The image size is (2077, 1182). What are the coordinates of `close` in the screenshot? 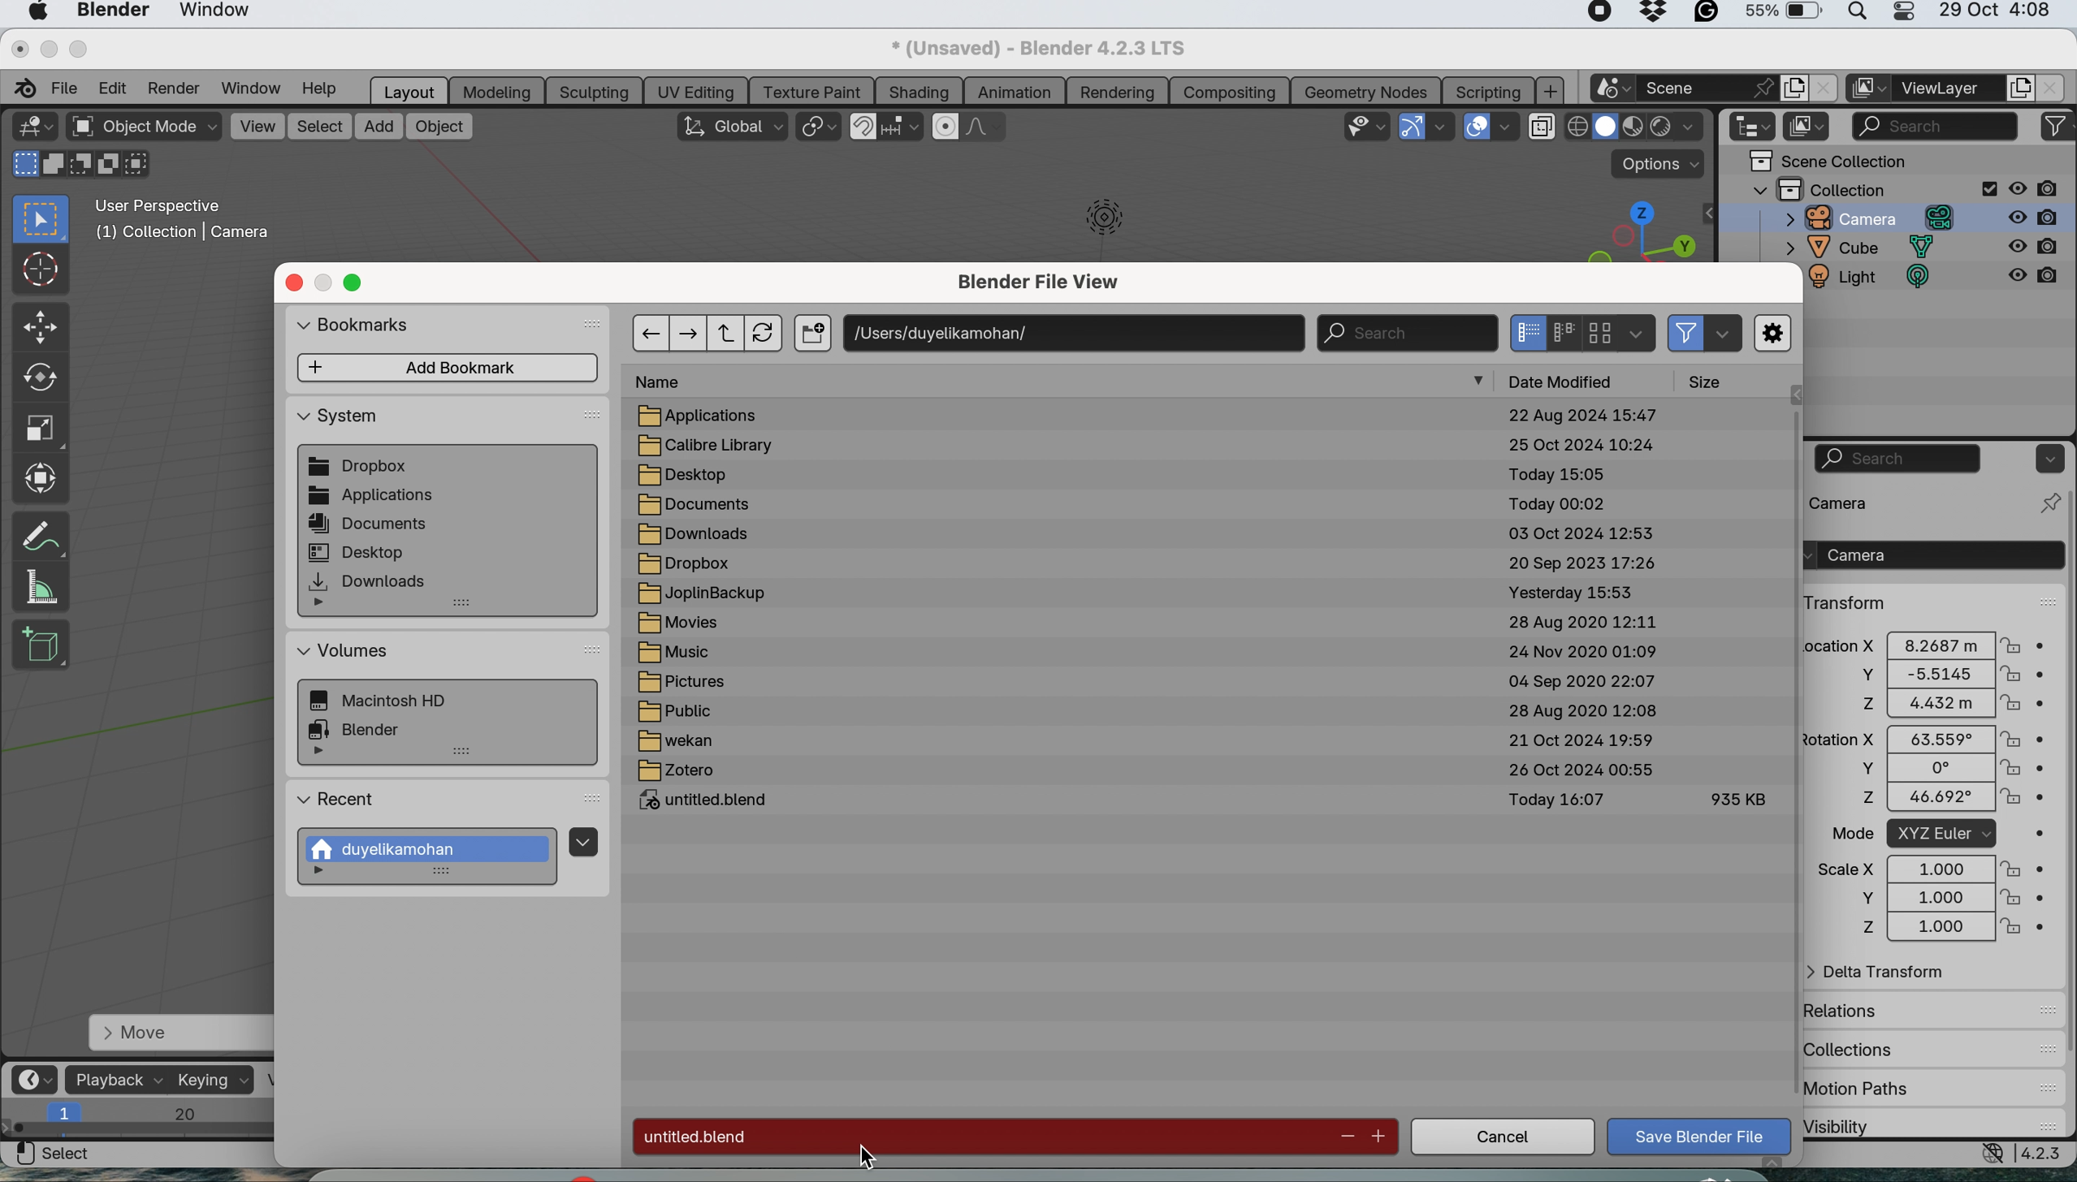 It's located at (2053, 88).